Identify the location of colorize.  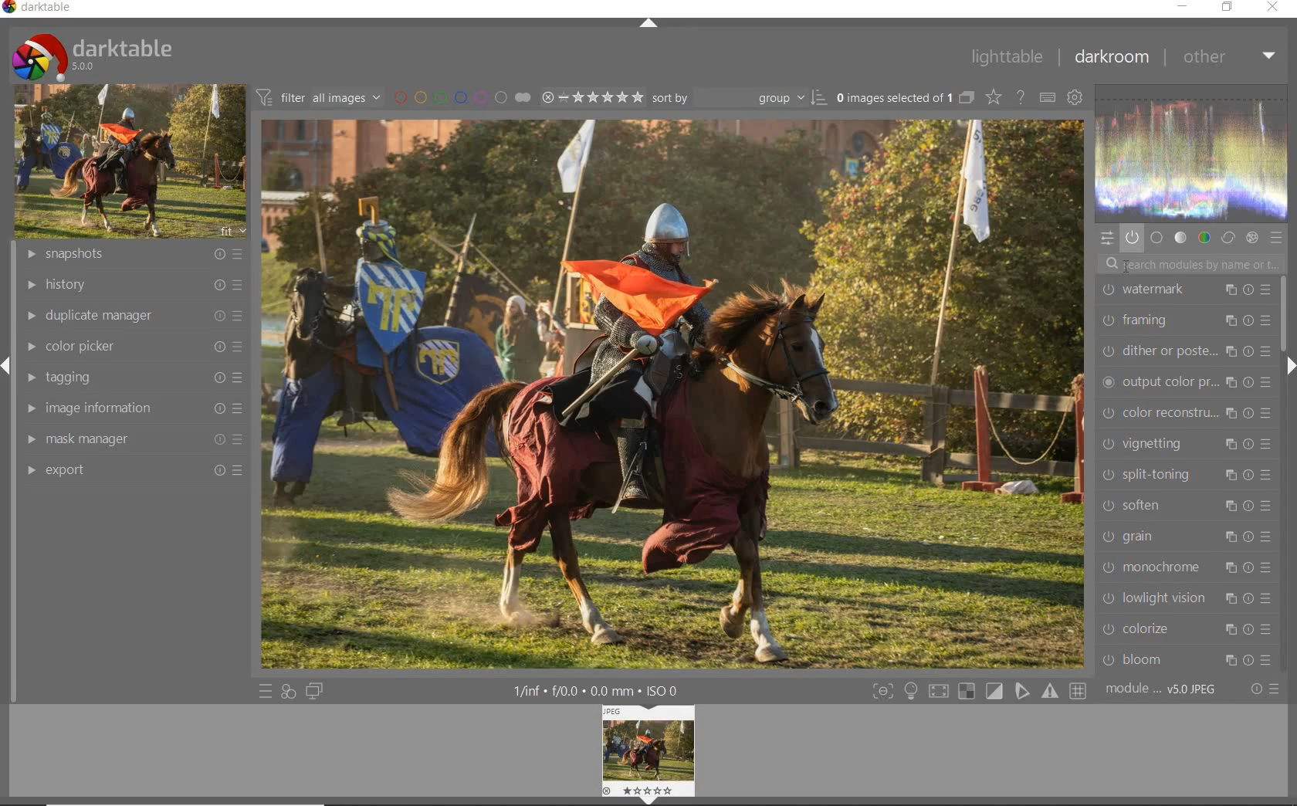
(1185, 630).